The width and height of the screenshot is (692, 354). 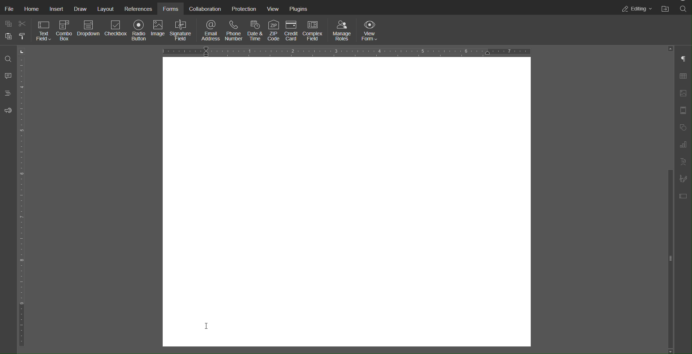 What do you see at coordinates (8, 76) in the screenshot?
I see `Comment` at bounding box center [8, 76].